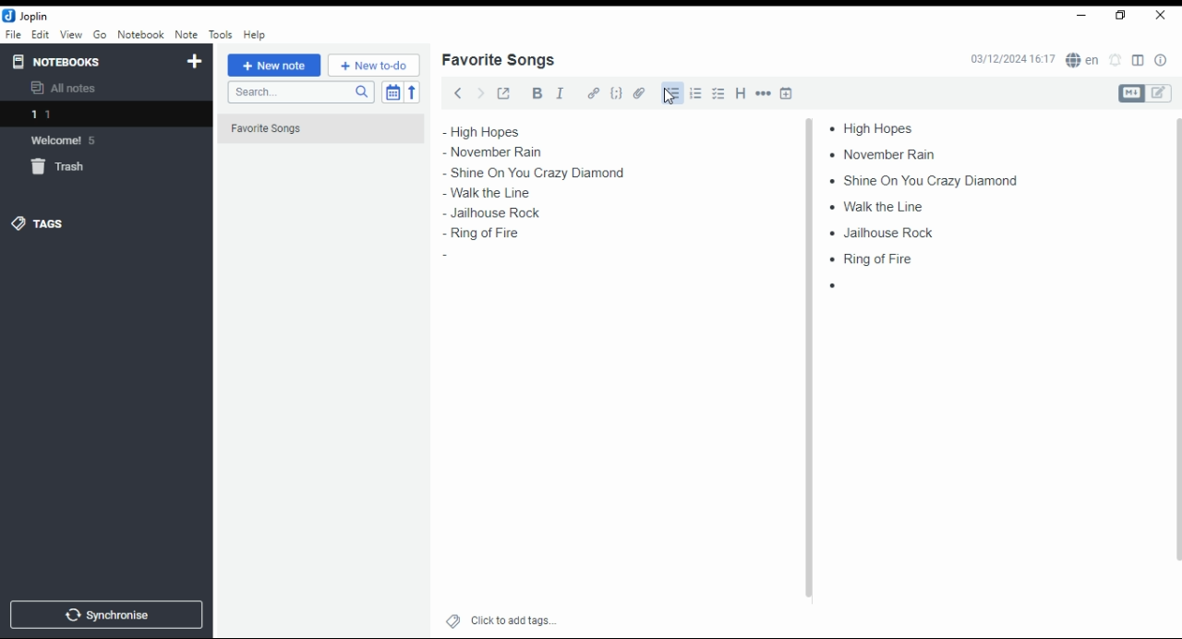  I want to click on note, so click(186, 34).